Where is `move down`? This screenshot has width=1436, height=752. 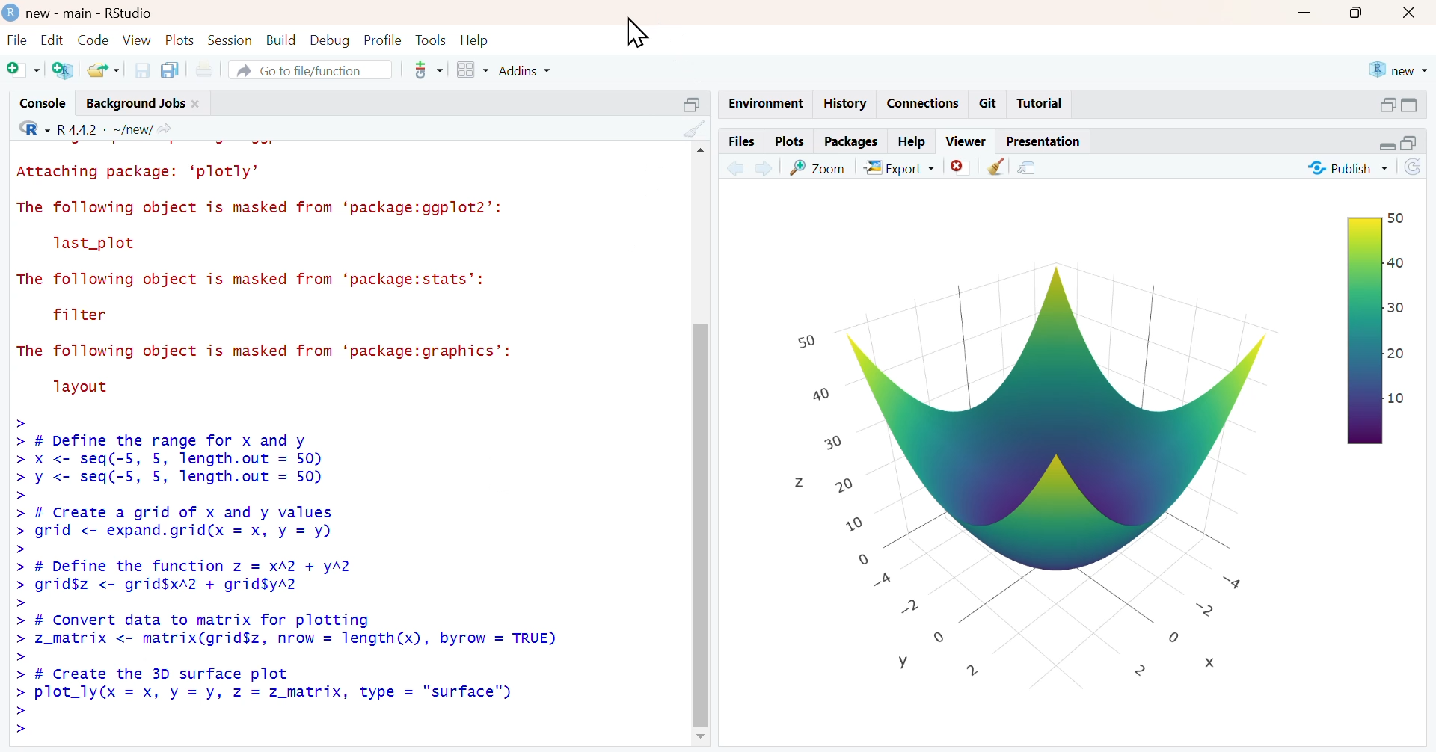
move down is located at coordinates (700, 741).